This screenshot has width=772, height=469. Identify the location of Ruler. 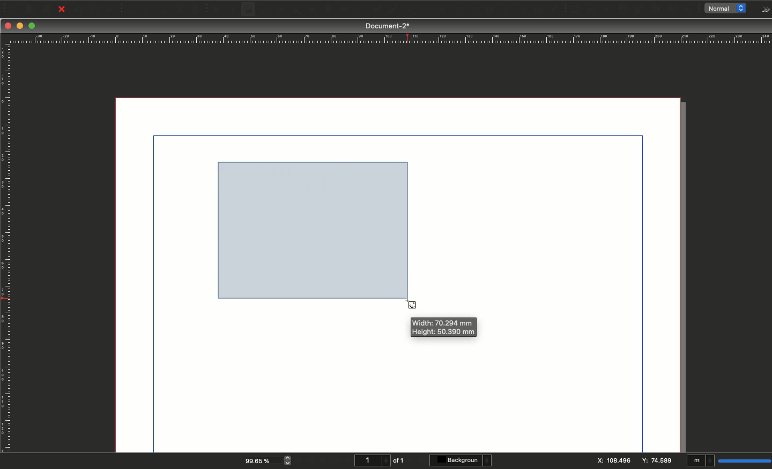
(389, 39).